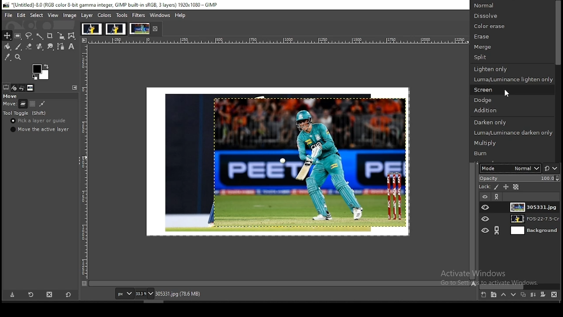 This screenshot has width=563, height=317. What do you see at coordinates (68, 295) in the screenshot?
I see `reset to defaults` at bounding box center [68, 295].